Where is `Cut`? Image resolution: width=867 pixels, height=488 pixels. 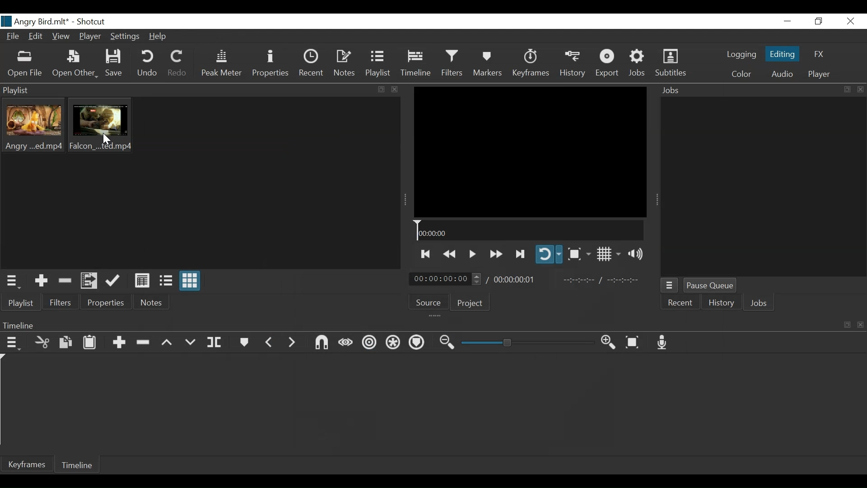 Cut is located at coordinates (42, 343).